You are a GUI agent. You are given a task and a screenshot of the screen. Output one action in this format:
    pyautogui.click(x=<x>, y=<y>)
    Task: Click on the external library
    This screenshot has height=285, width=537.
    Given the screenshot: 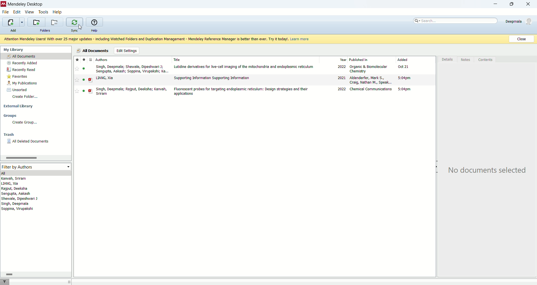 What is the action you would take?
    pyautogui.click(x=19, y=106)
    